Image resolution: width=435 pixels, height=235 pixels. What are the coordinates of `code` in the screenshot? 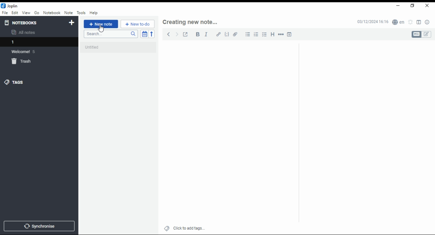 It's located at (227, 34).